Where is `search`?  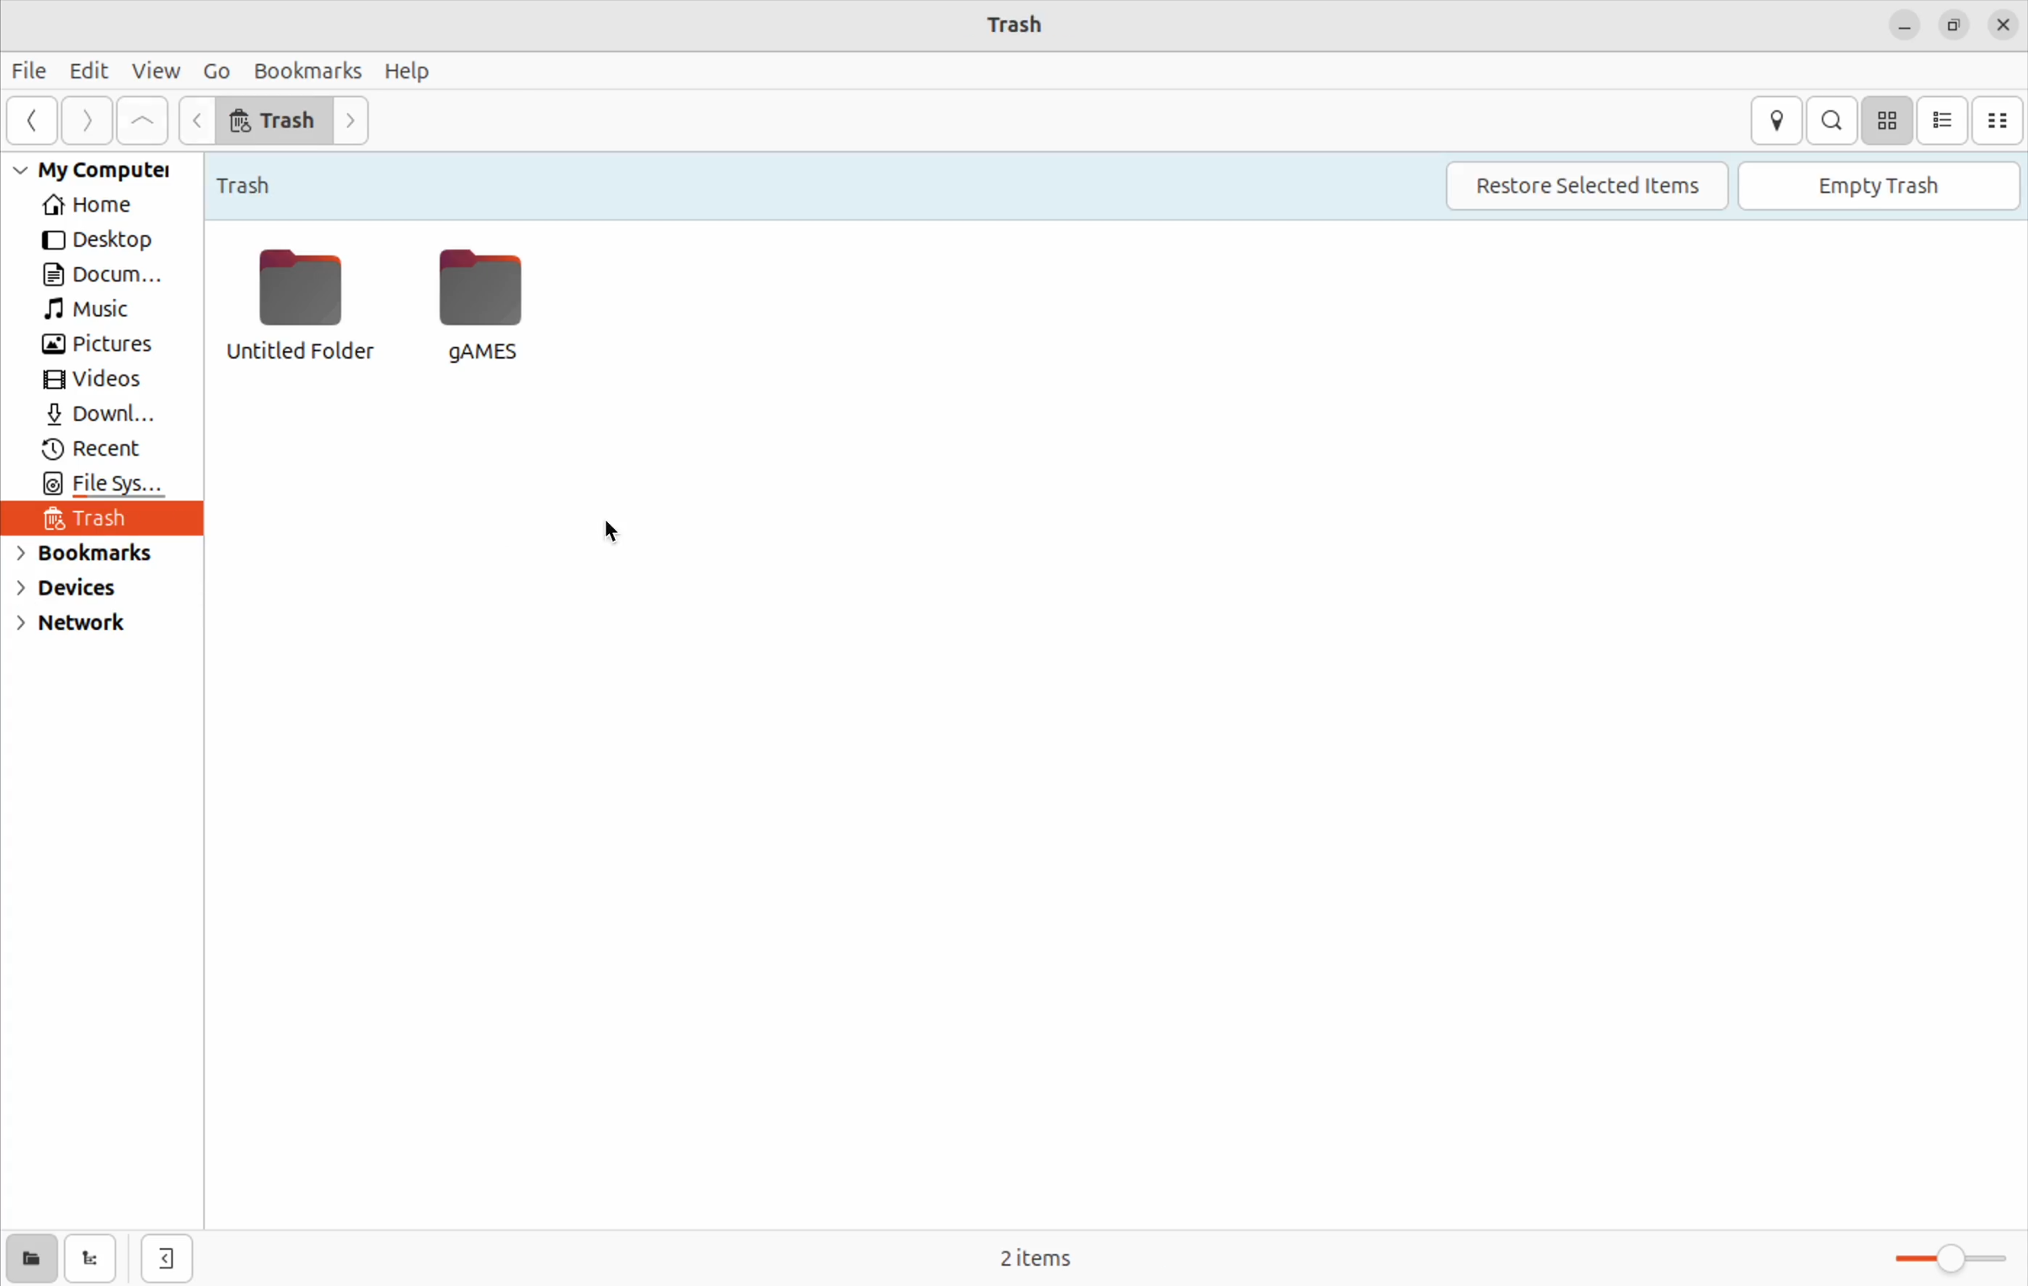 search is located at coordinates (1831, 121).